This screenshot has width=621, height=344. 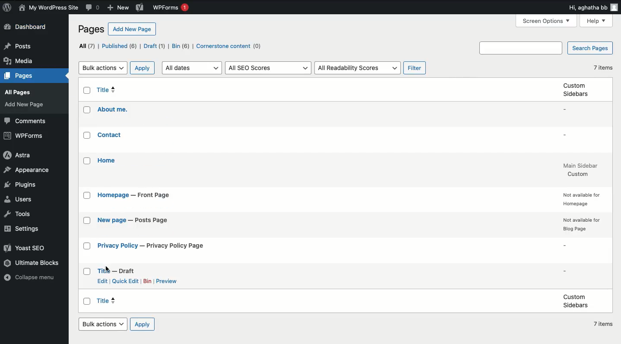 What do you see at coordinates (580, 199) in the screenshot?
I see `not available` at bounding box center [580, 199].